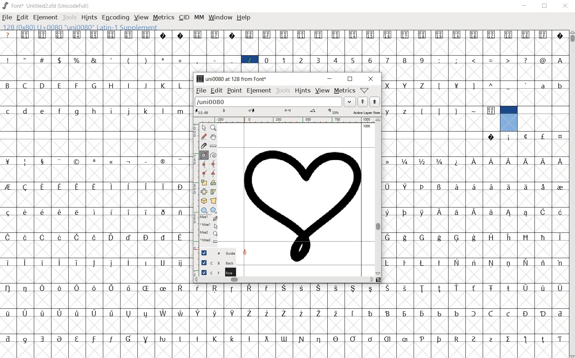 This screenshot has width=575, height=358. What do you see at coordinates (163, 237) in the screenshot?
I see `glyph` at bounding box center [163, 237].